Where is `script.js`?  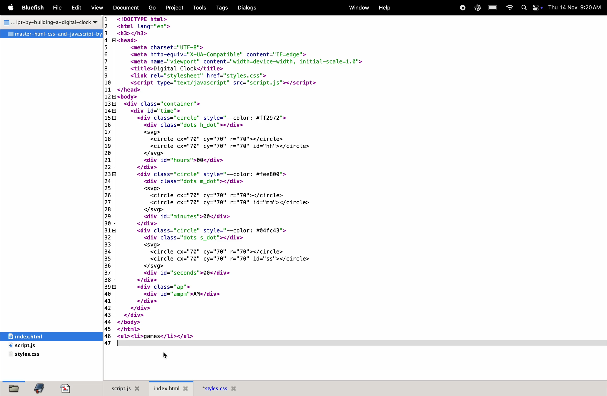
script.js is located at coordinates (124, 388).